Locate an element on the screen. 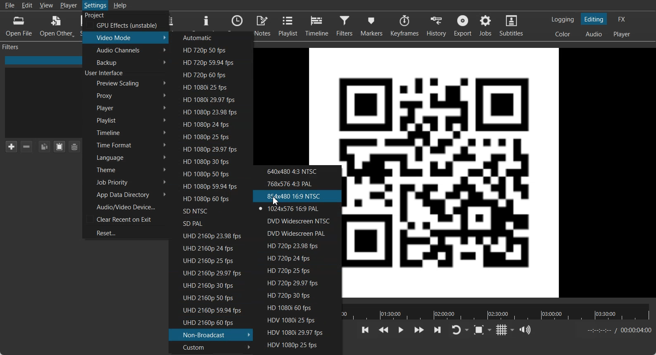 The width and height of the screenshot is (656, 355). Time Format is located at coordinates (126, 145).